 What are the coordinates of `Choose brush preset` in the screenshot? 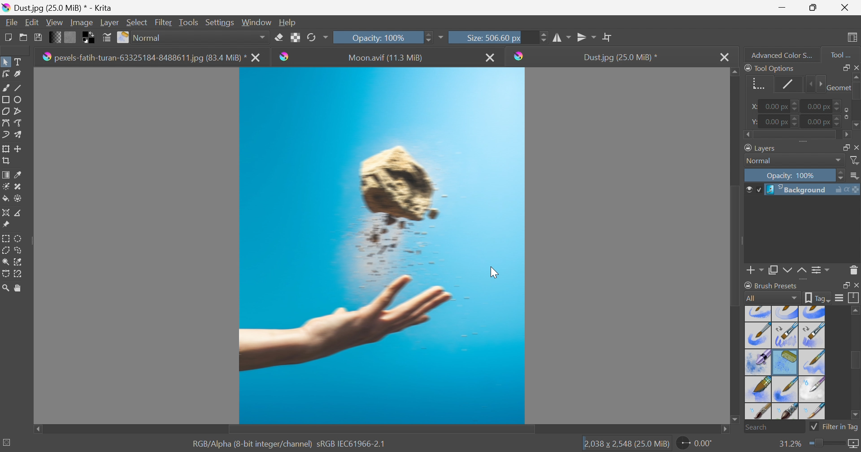 It's located at (124, 38).